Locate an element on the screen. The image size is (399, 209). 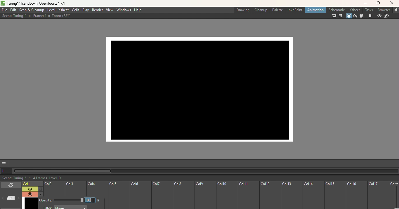
Lock toggle is located at coordinates (40, 189).